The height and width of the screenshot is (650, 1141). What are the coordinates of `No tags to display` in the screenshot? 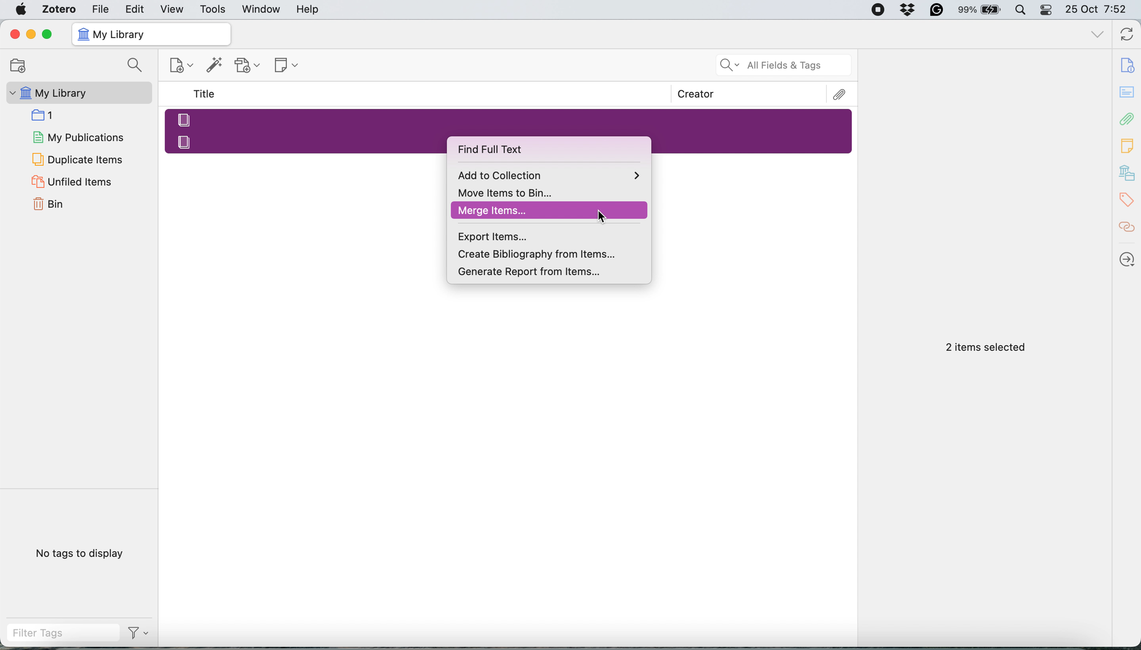 It's located at (83, 555).